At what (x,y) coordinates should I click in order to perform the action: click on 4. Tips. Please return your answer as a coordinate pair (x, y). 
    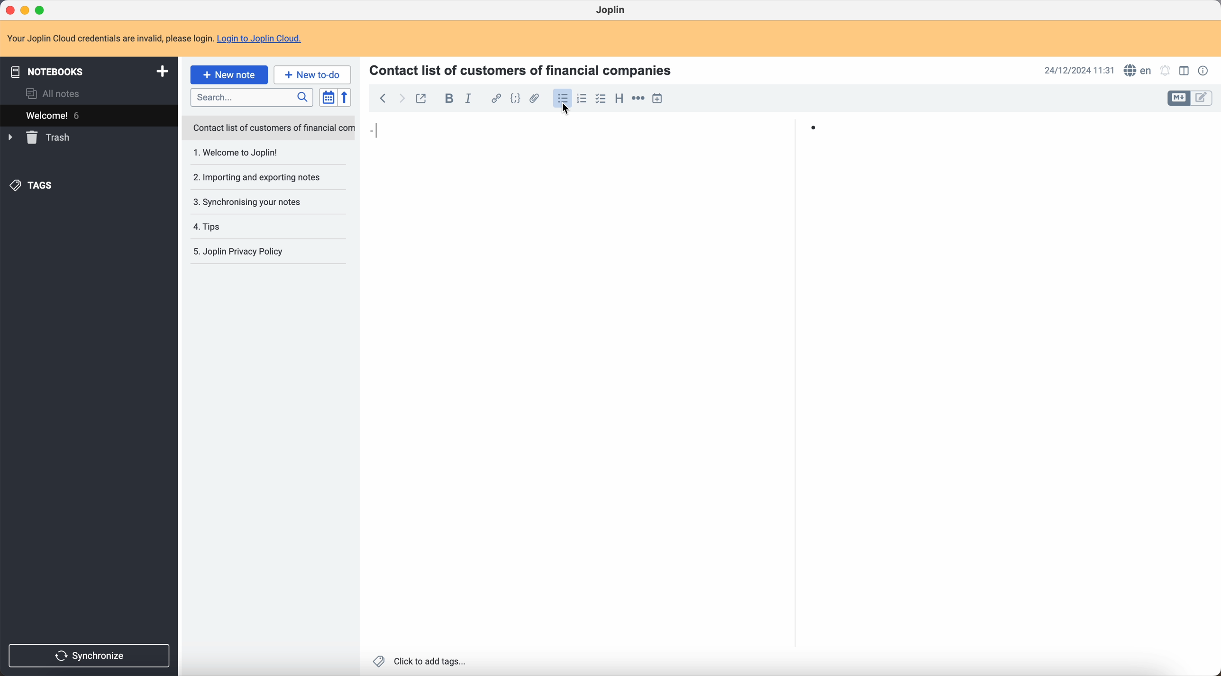
    Looking at the image, I should click on (236, 227).